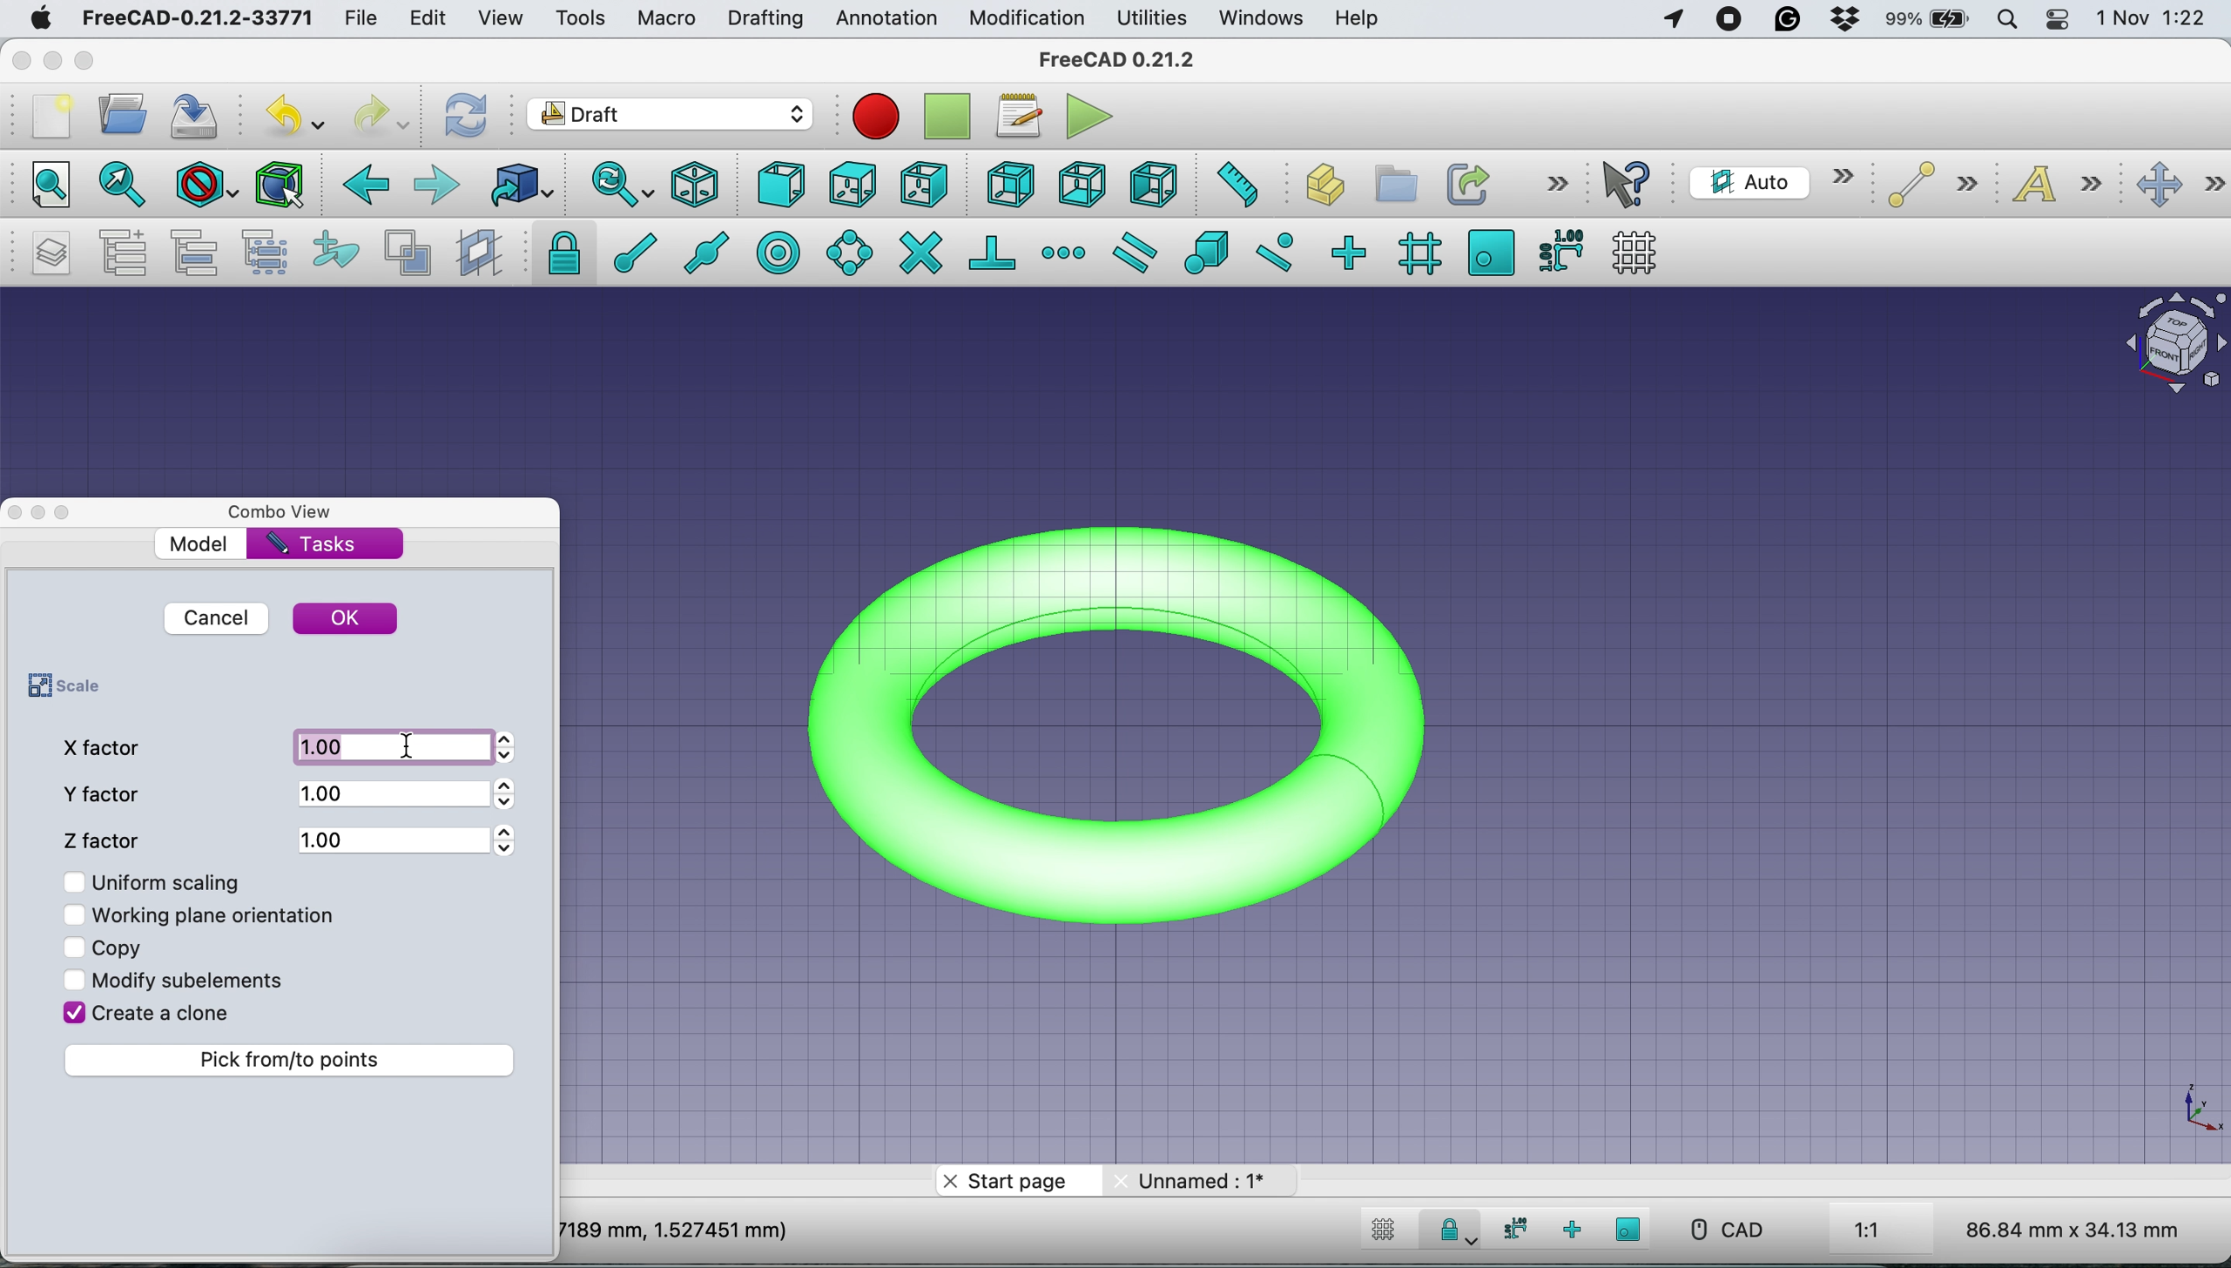  What do you see at coordinates (1629, 1229) in the screenshot?
I see `snap working plane` at bounding box center [1629, 1229].